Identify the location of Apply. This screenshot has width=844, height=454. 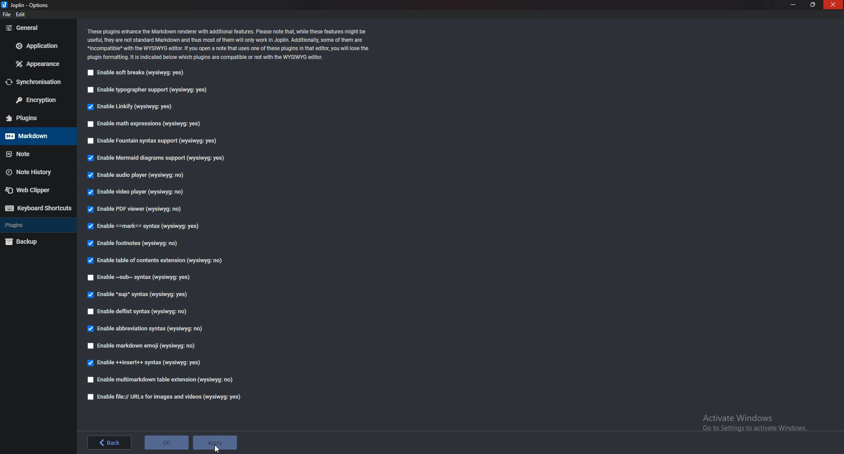
(217, 439).